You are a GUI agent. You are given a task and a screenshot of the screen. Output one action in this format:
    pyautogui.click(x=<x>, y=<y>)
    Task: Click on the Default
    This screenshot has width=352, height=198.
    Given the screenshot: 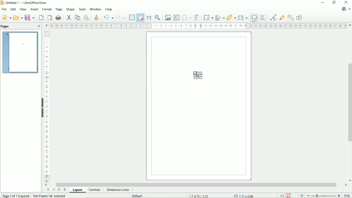 What is the action you would take?
    pyautogui.click(x=138, y=196)
    